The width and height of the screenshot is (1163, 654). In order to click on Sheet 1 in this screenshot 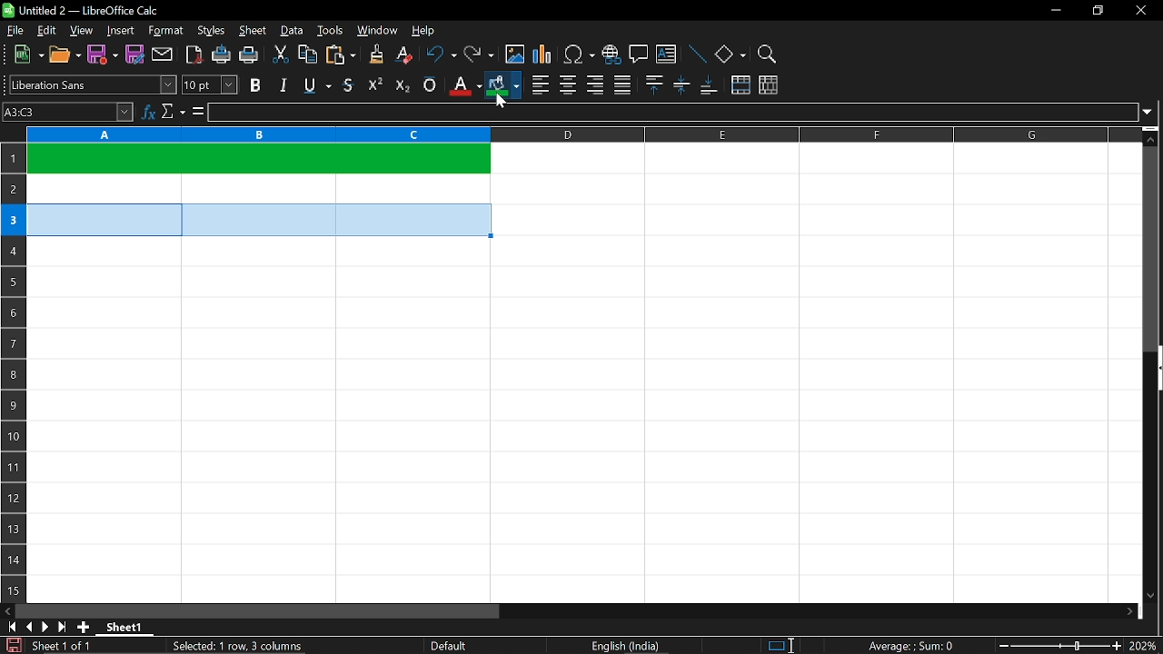, I will do `click(124, 627)`.